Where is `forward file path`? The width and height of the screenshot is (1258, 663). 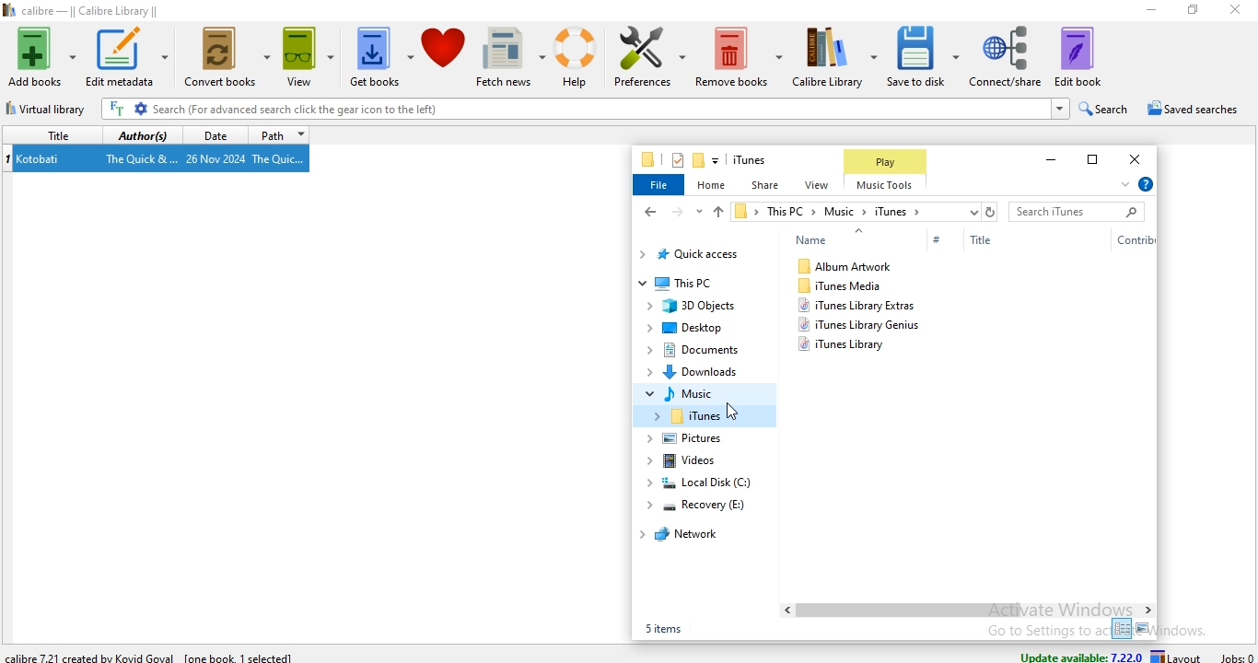
forward file path is located at coordinates (680, 213).